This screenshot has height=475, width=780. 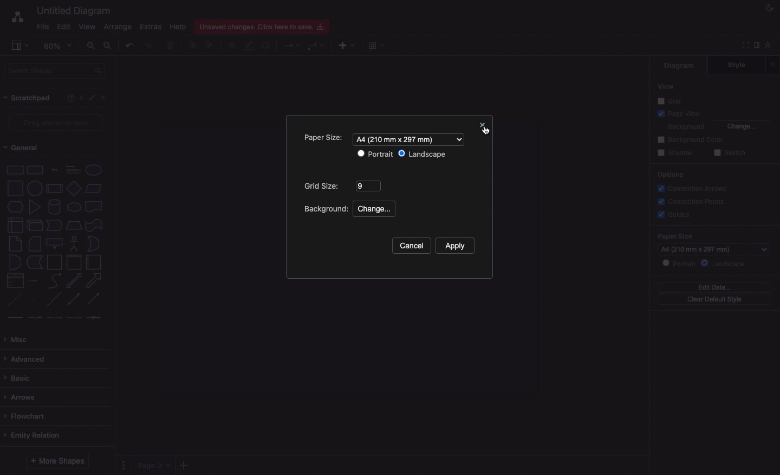 What do you see at coordinates (423, 155) in the screenshot?
I see `Landscape` at bounding box center [423, 155].